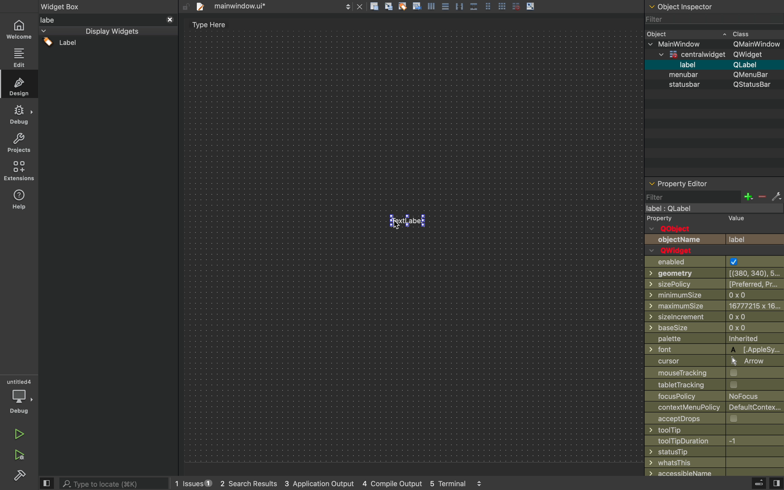  Describe the element at coordinates (19, 56) in the screenshot. I see `edit` at that location.